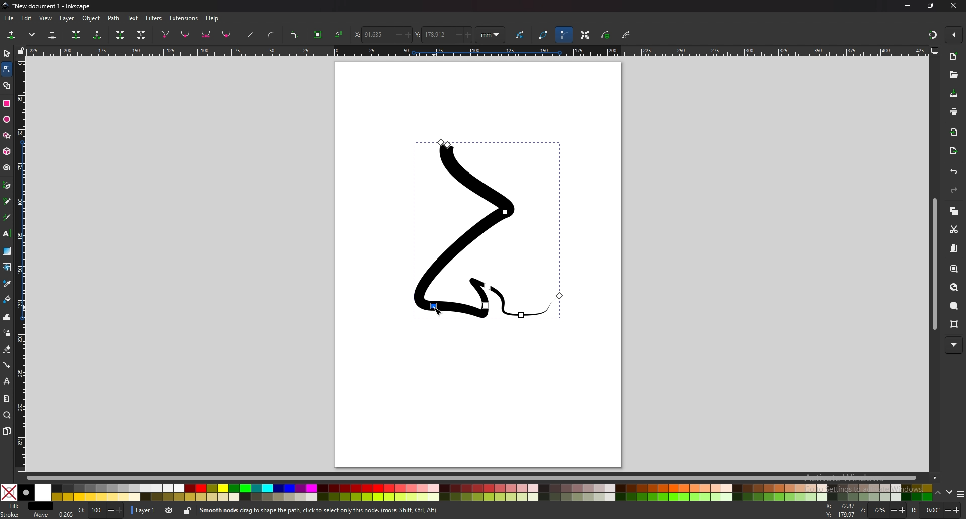 The width and height of the screenshot is (966, 519). Describe the element at coordinates (564, 35) in the screenshot. I see `bezier handle` at that location.